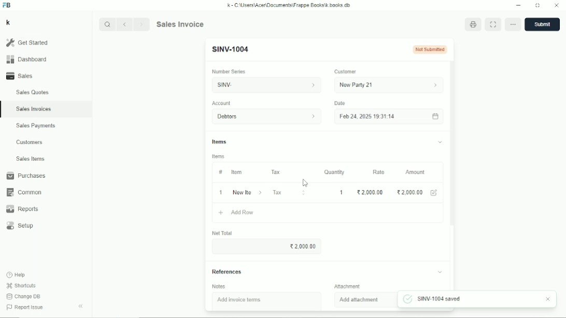 The height and width of the screenshot is (318, 566). Describe the element at coordinates (343, 192) in the screenshot. I see `1` at that location.